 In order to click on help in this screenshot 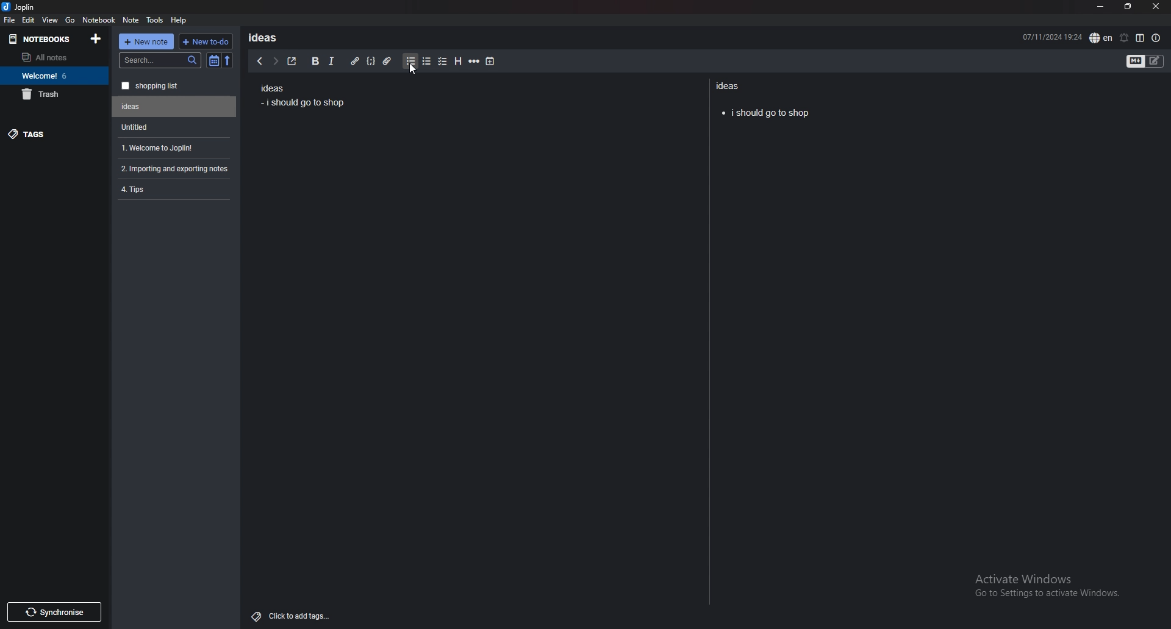, I will do `click(179, 20)`.